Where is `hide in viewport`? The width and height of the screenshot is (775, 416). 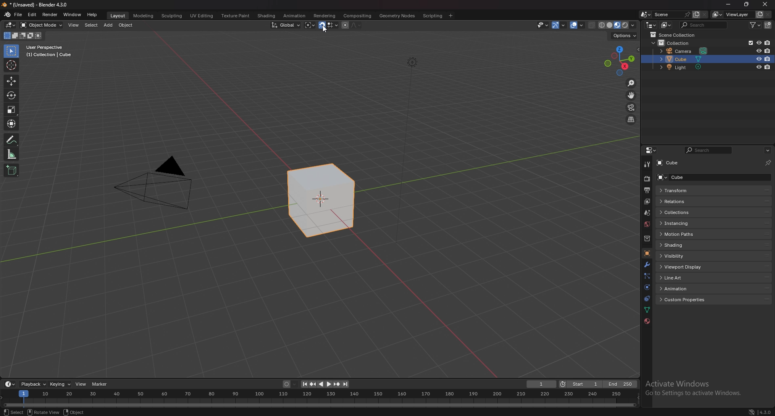 hide in viewport is located at coordinates (758, 59).